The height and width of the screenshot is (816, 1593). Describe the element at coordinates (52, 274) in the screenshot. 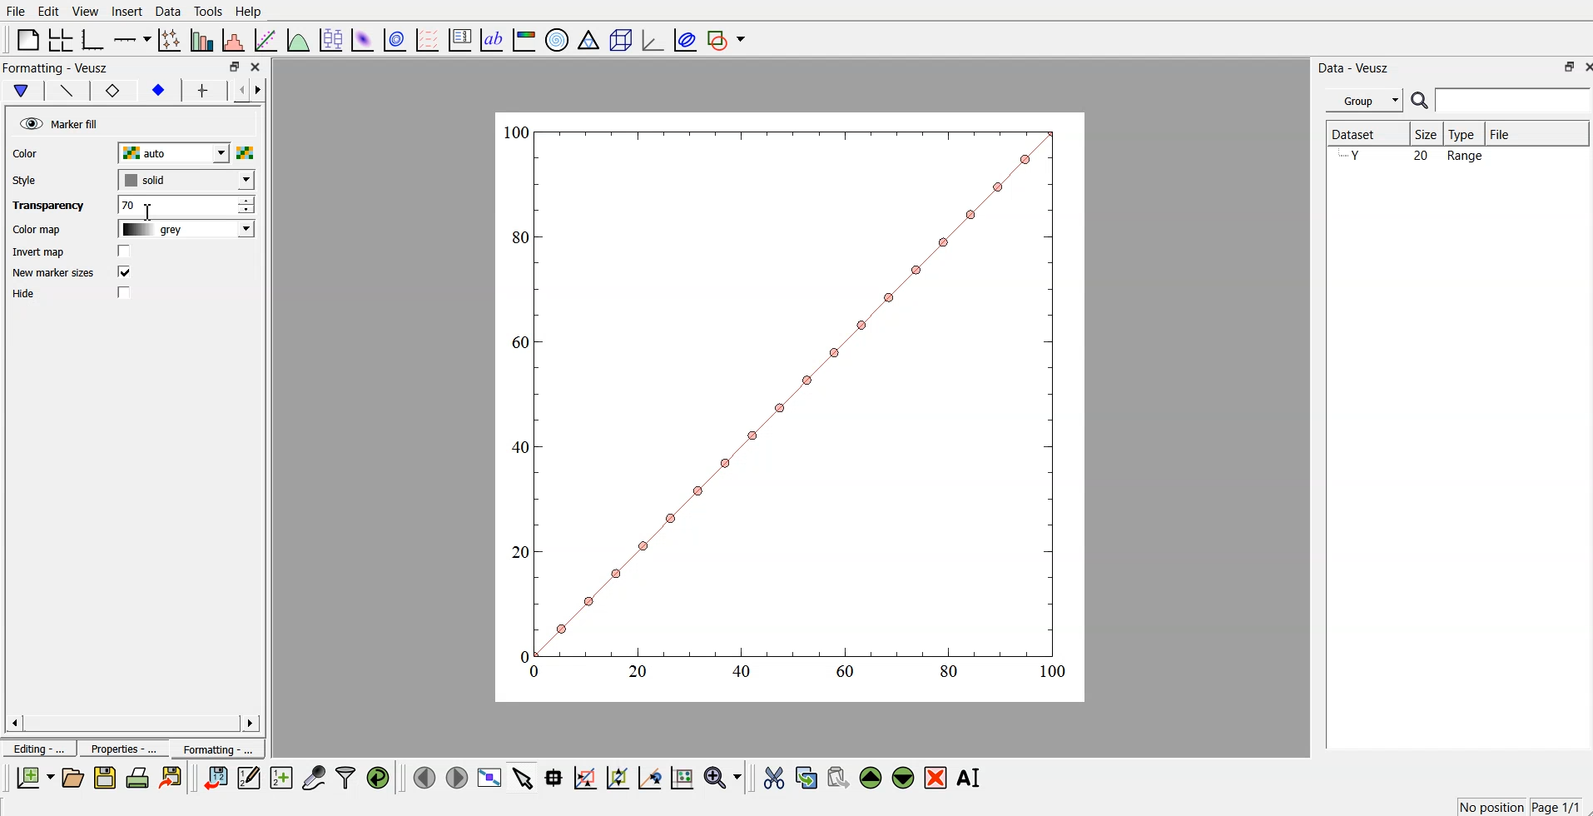

I see `| New marker sizes` at that location.